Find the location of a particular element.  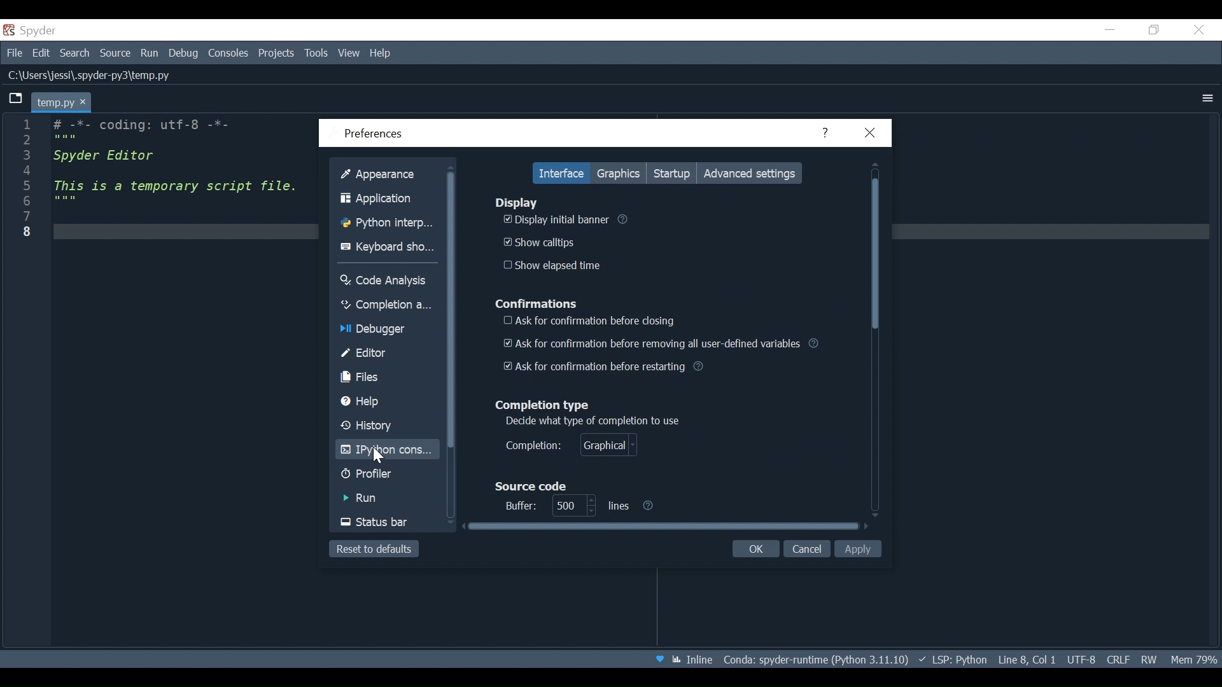

Help Spyder is located at coordinates (663, 661).